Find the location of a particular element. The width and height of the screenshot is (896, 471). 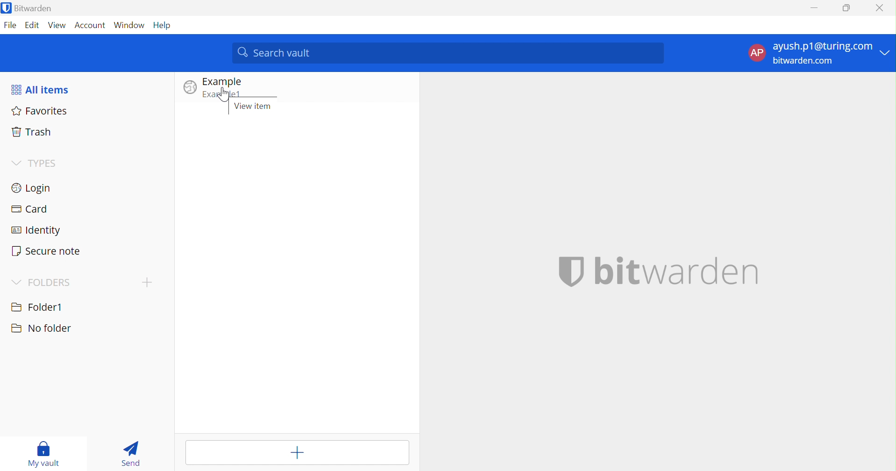

Image is located at coordinates (190, 88).